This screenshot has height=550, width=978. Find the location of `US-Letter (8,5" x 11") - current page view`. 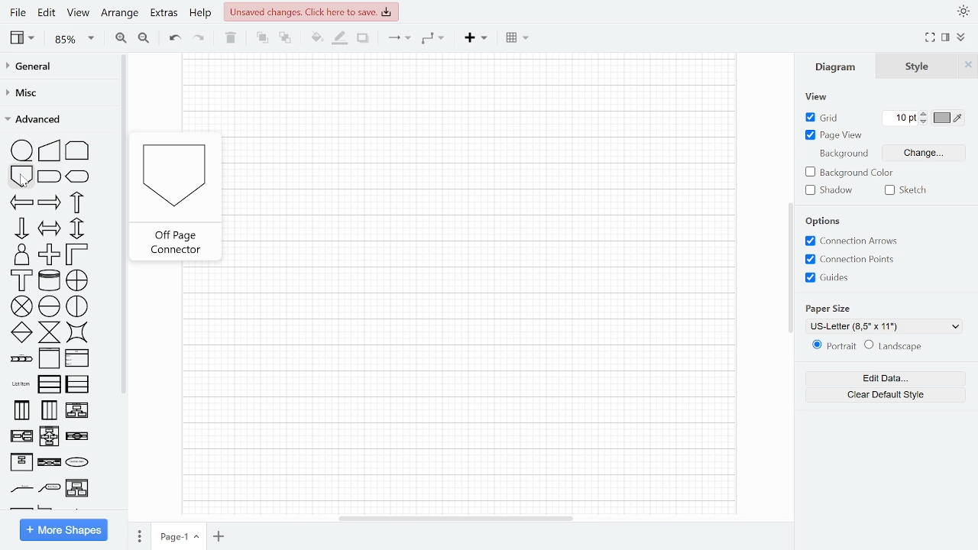

US-Letter (8,5" x 11") - current page view is located at coordinates (886, 327).